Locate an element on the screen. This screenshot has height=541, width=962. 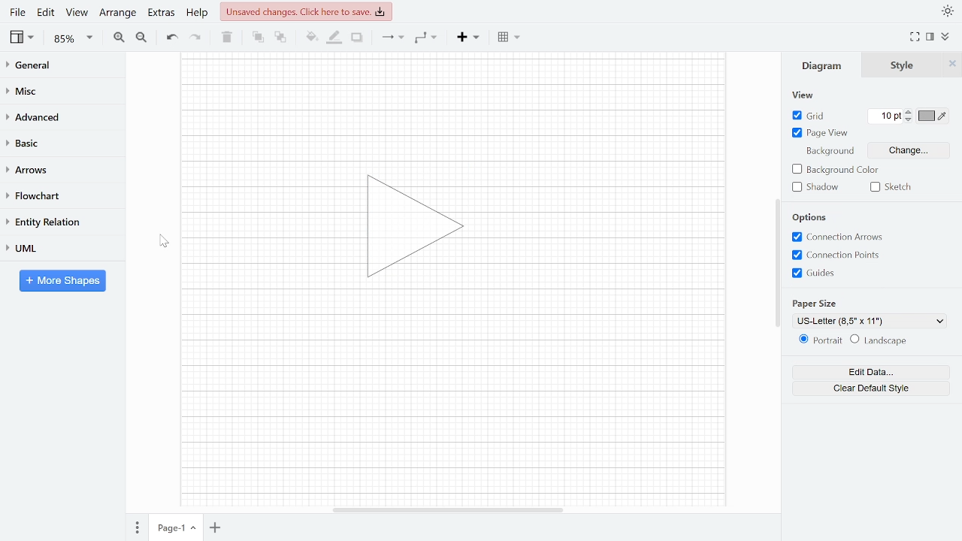
Background Color is located at coordinates (831, 169).